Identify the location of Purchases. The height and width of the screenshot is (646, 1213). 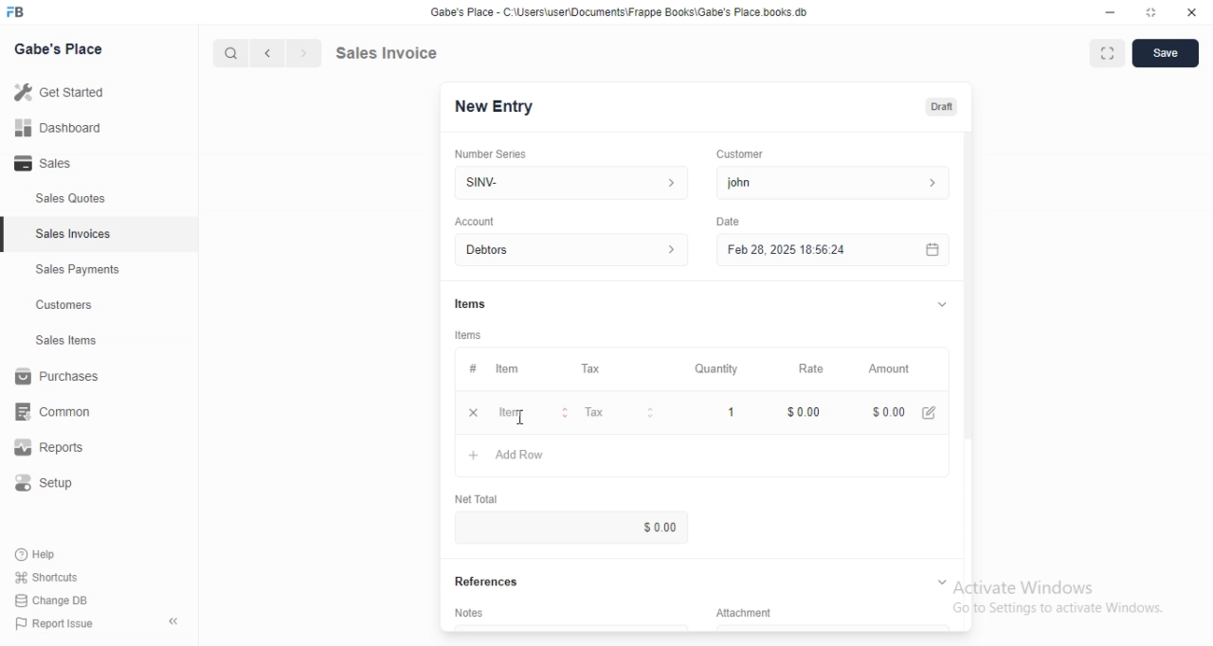
(61, 379).